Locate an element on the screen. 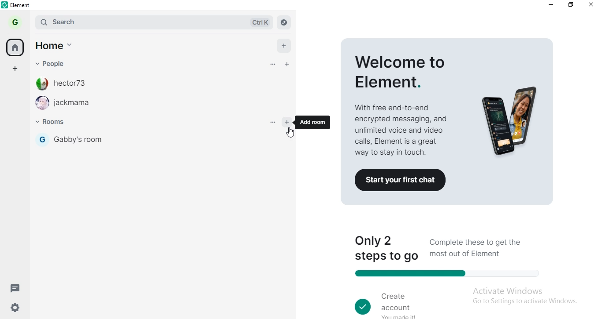 This screenshot has width=602, height=319. only 2 steps to go is located at coordinates (387, 246).